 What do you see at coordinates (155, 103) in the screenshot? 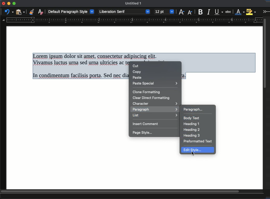
I see `character` at bounding box center [155, 103].